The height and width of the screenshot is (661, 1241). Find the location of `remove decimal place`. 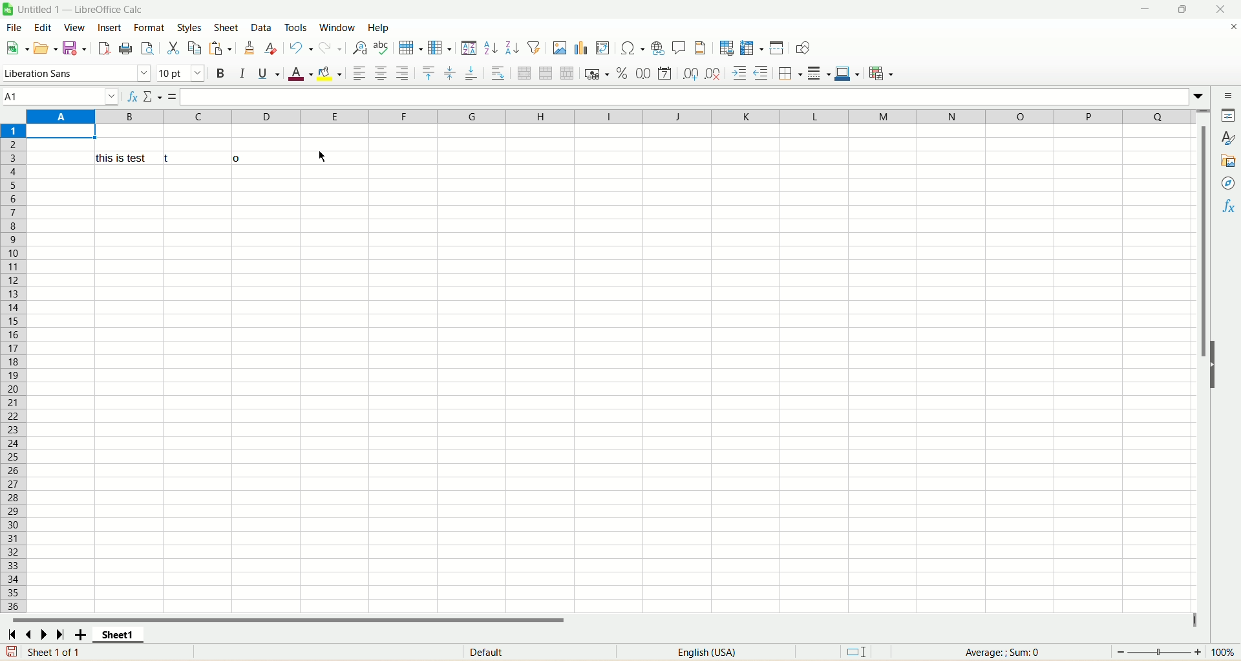

remove decimal place is located at coordinates (716, 74).